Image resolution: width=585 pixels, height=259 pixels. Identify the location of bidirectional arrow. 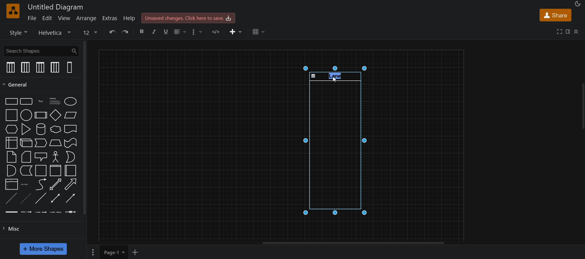
(55, 185).